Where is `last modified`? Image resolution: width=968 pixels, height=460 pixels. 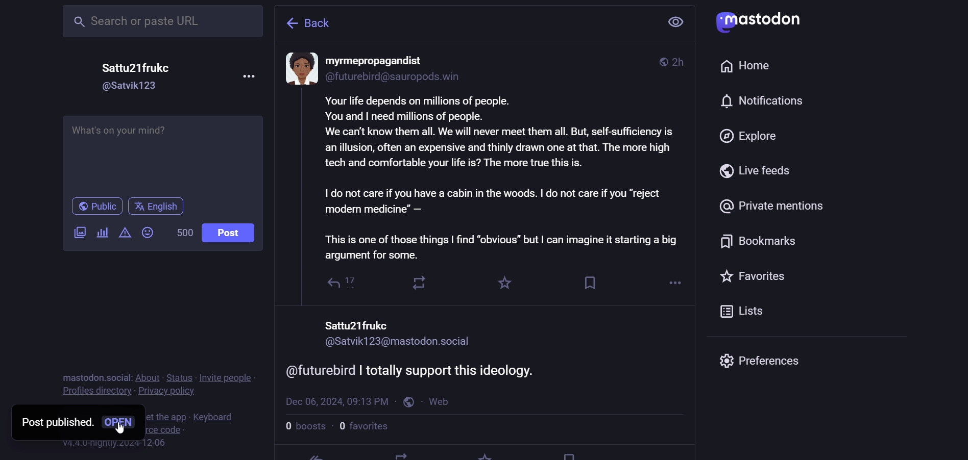
last modified is located at coordinates (334, 401).